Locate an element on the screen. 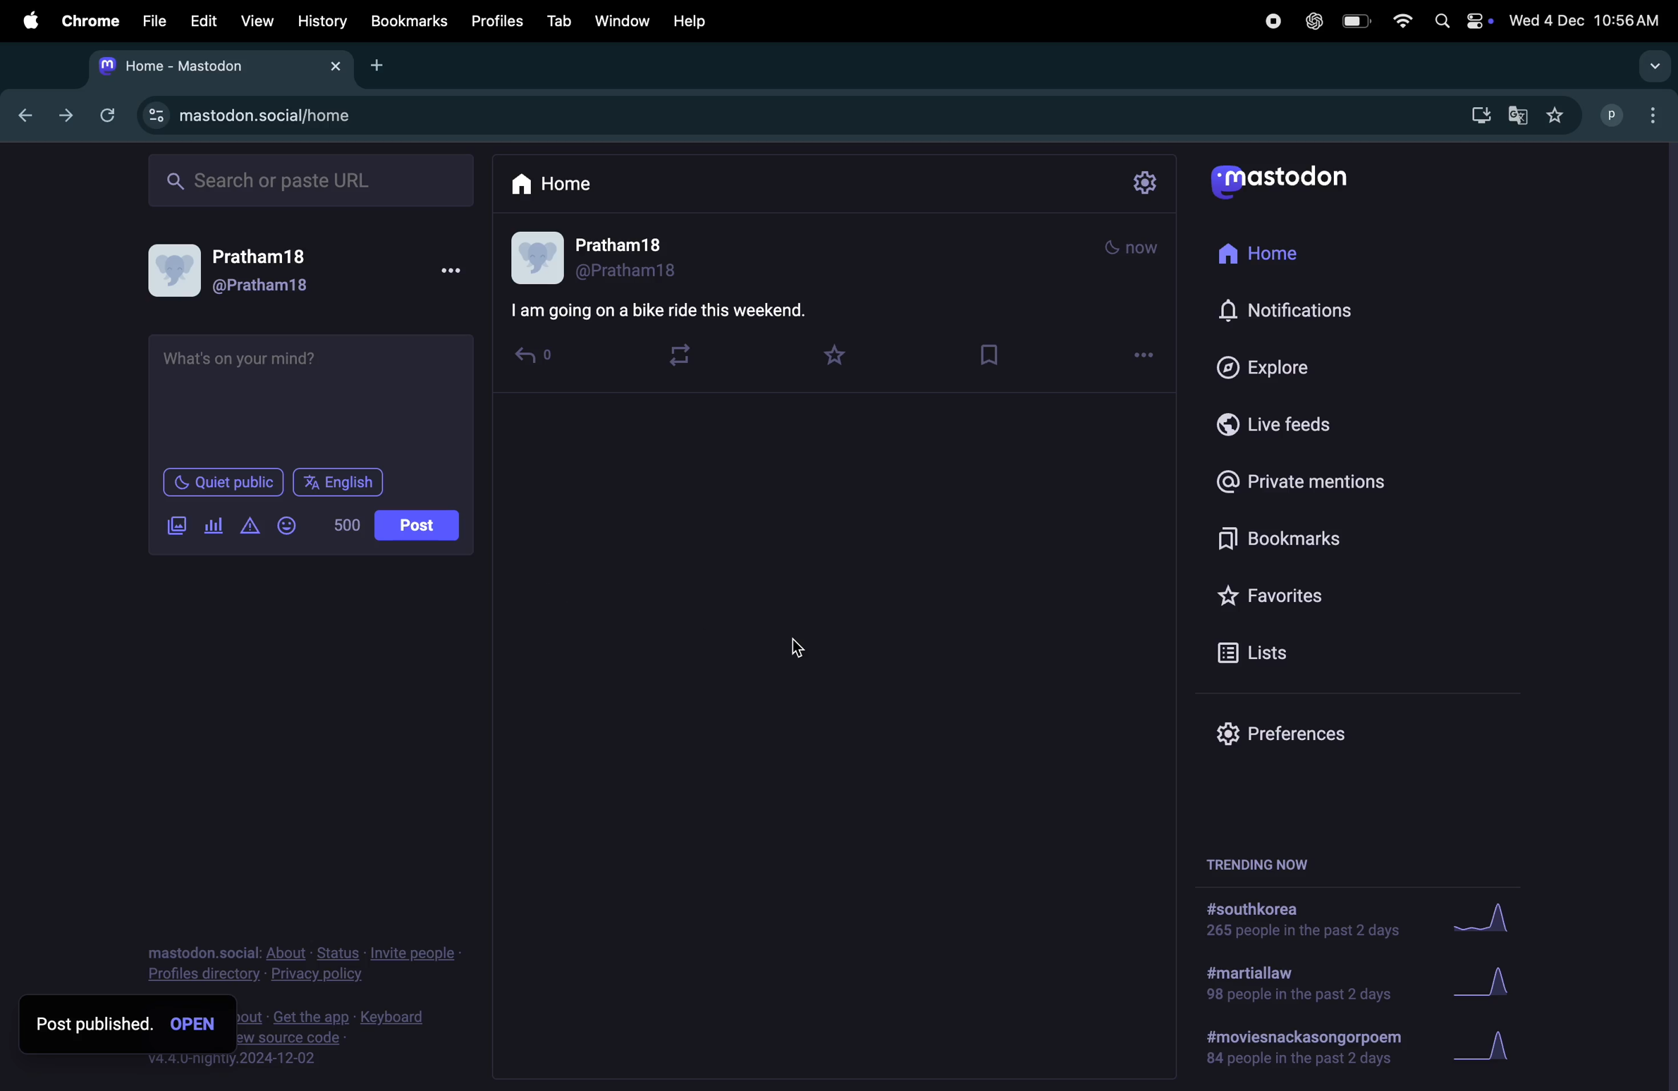  Prefrences is located at coordinates (1294, 732).